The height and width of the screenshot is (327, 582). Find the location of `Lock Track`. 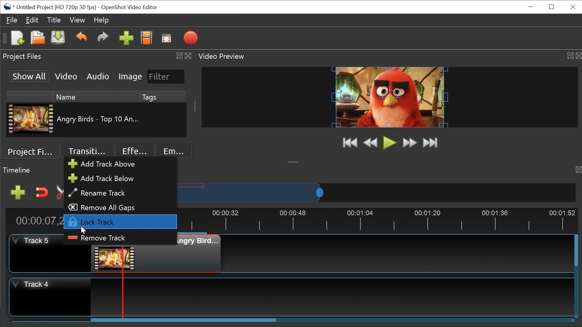

Lock Track is located at coordinates (120, 222).